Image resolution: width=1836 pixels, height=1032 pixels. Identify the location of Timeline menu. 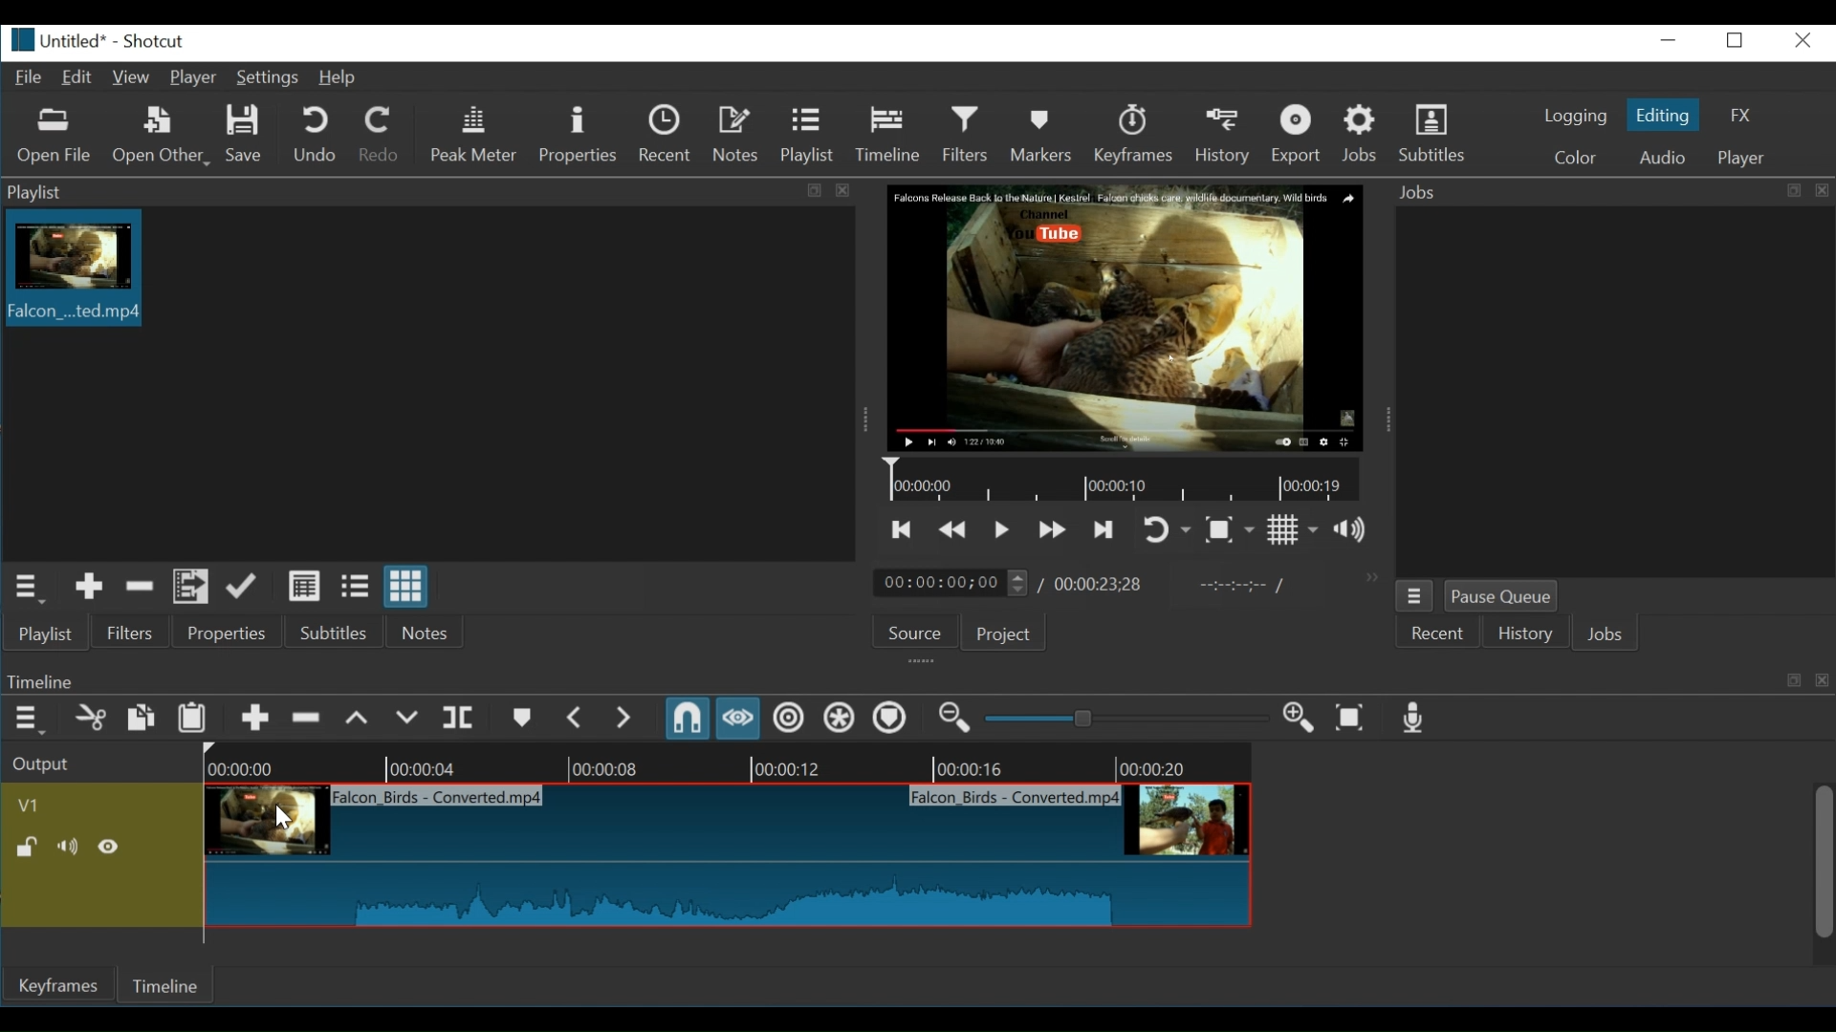
(30, 720).